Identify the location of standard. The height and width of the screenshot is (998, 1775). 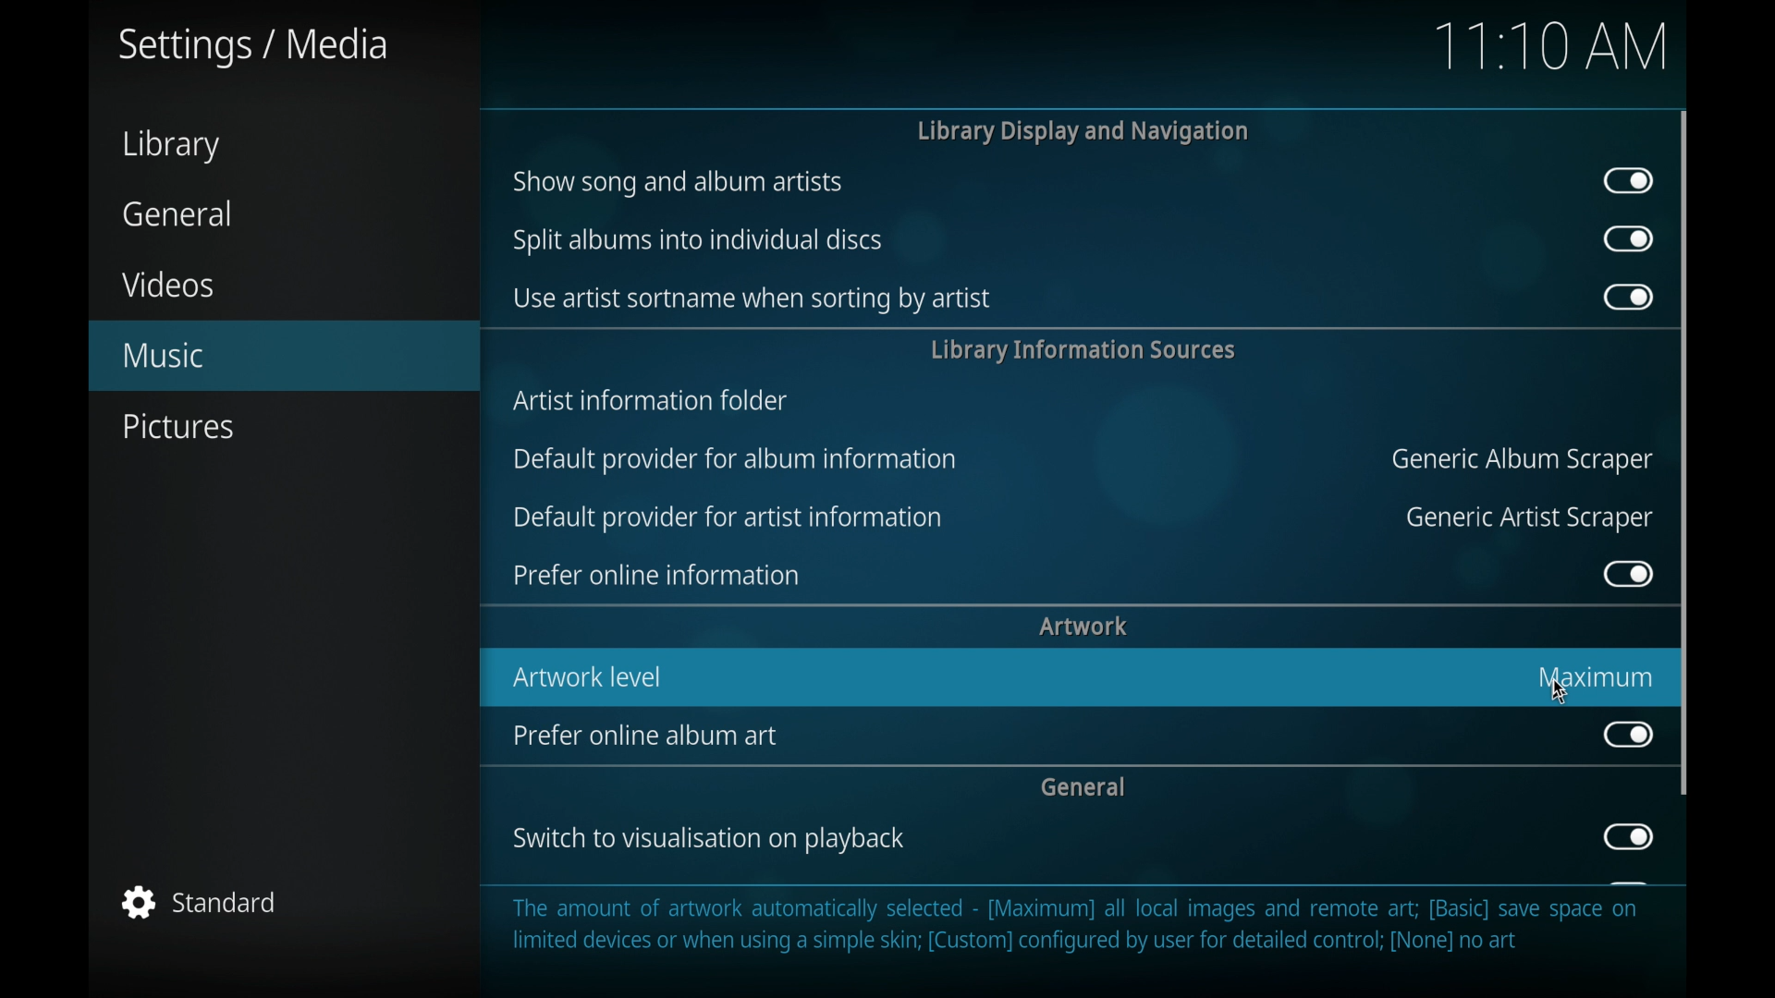
(199, 904).